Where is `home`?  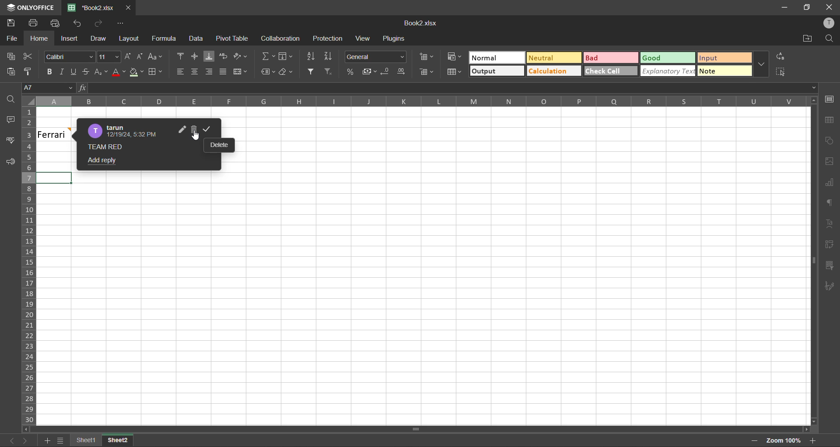 home is located at coordinates (40, 39).